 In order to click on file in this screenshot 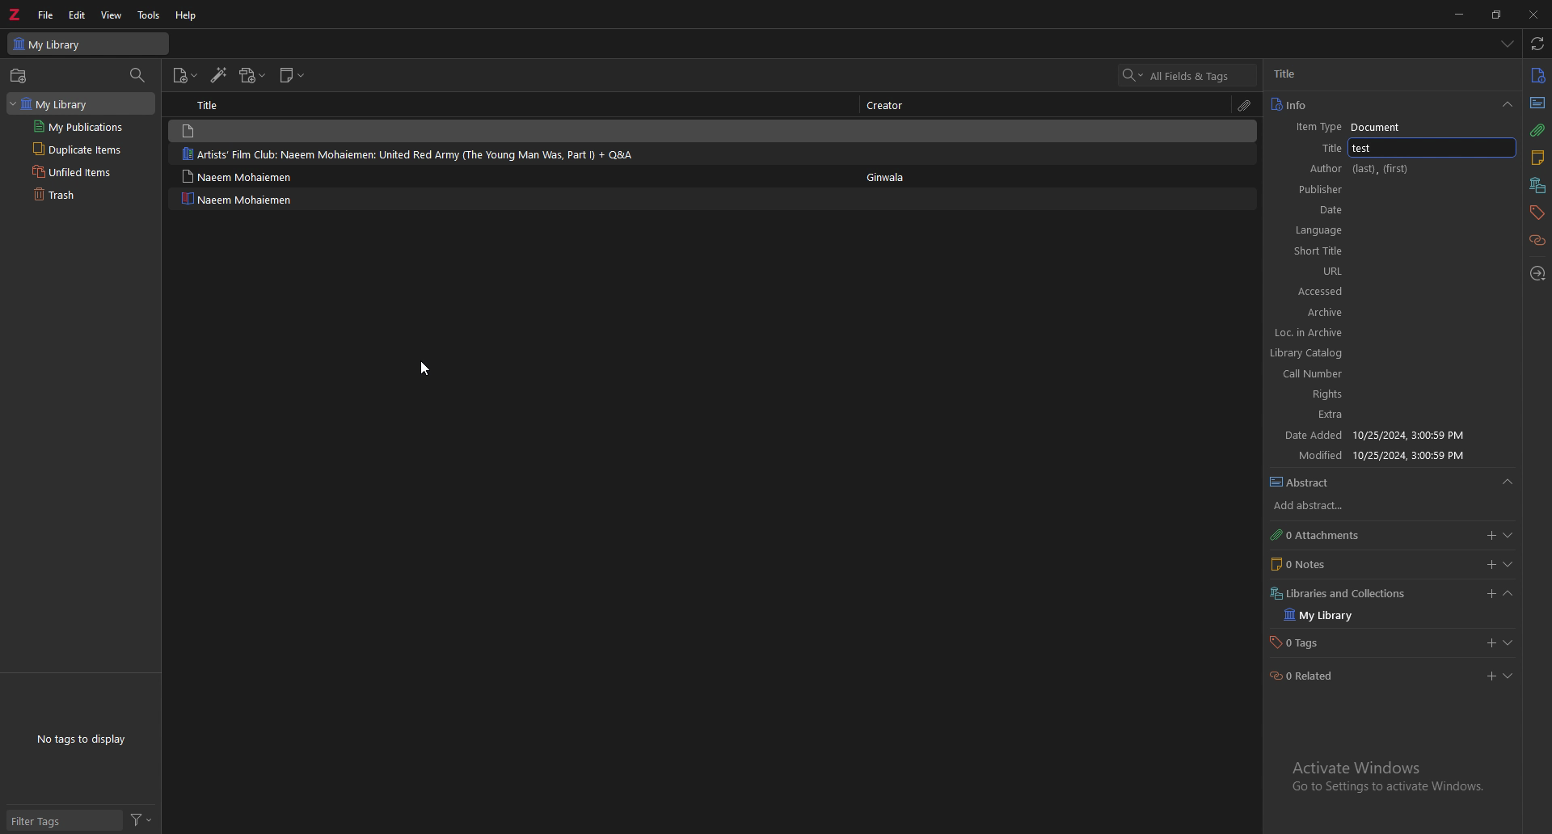, I will do `click(48, 15)`.